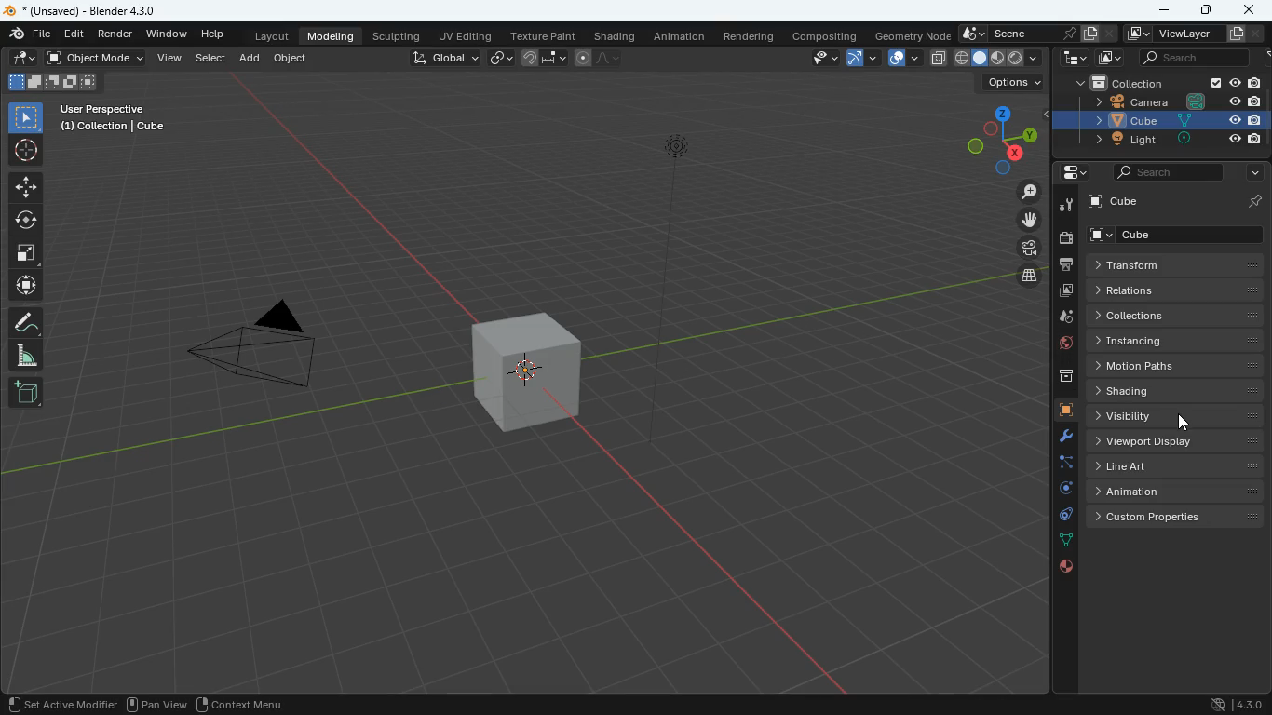  I want to click on draw, so click(24, 60).